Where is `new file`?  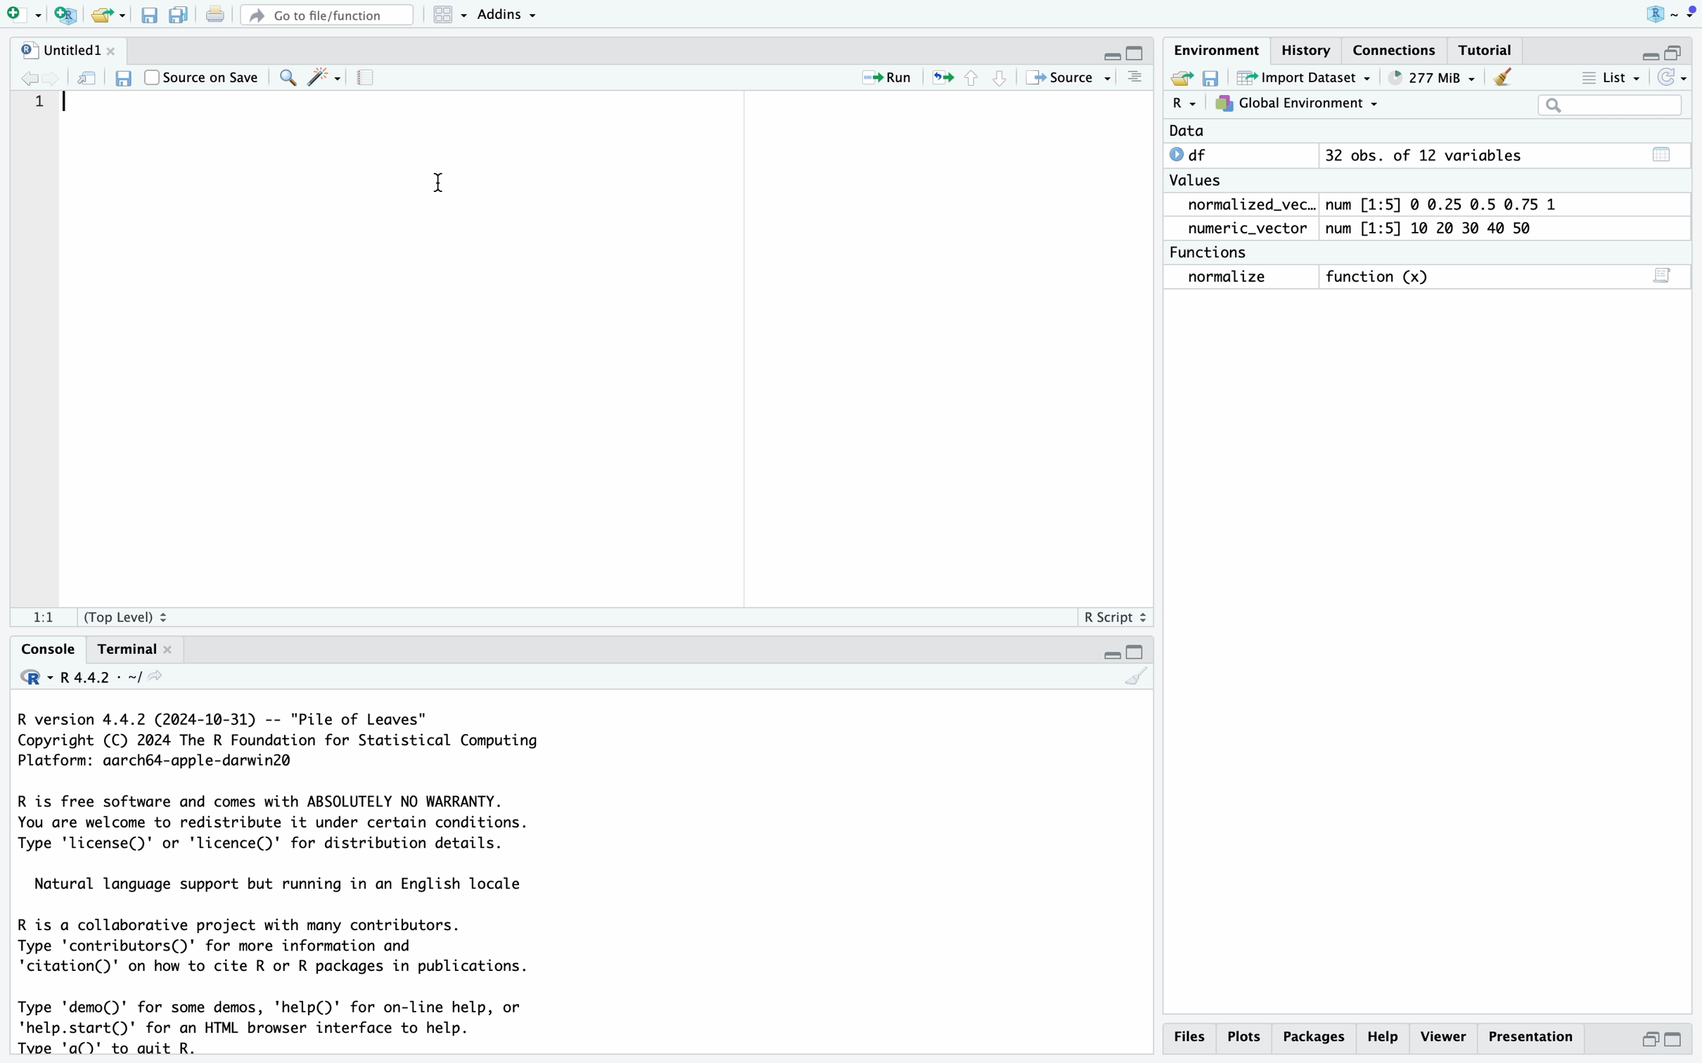 new file is located at coordinates (21, 15).